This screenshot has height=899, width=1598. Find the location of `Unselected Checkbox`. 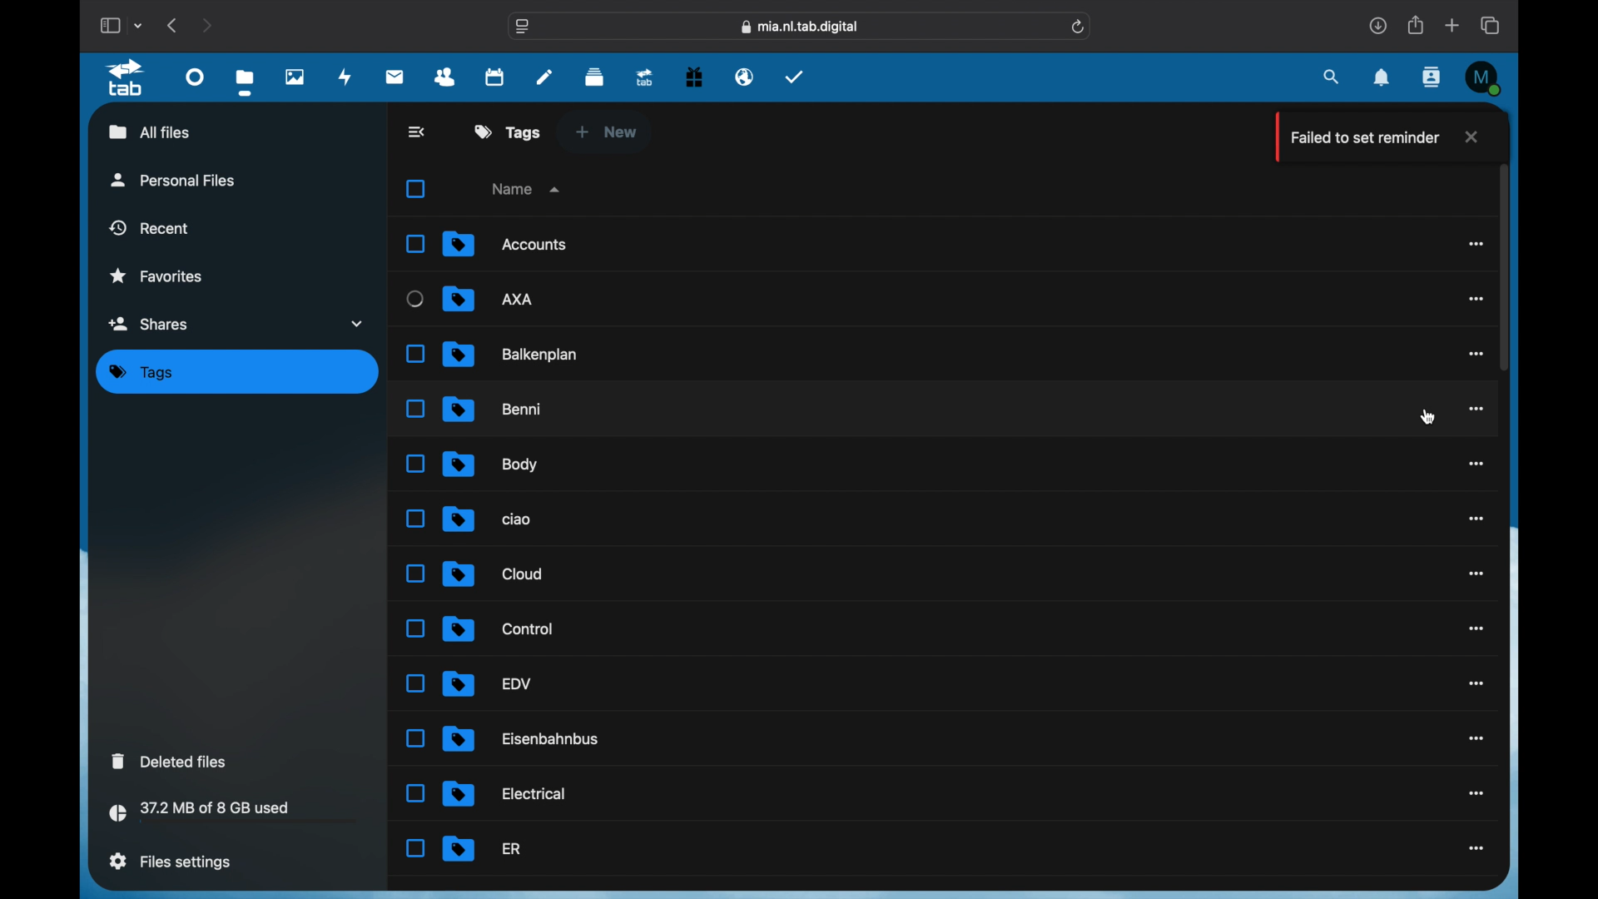

Unselected Checkbox is located at coordinates (414, 683).